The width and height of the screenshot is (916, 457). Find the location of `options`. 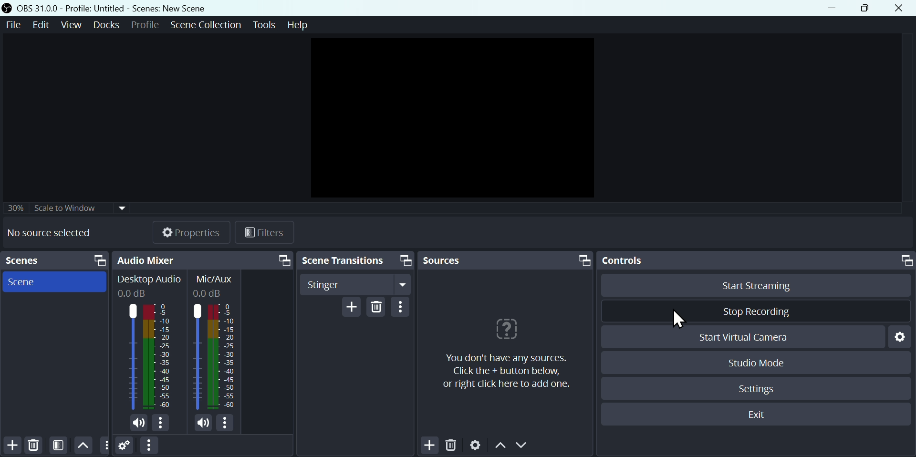

options is located at coordinates (402, 307).